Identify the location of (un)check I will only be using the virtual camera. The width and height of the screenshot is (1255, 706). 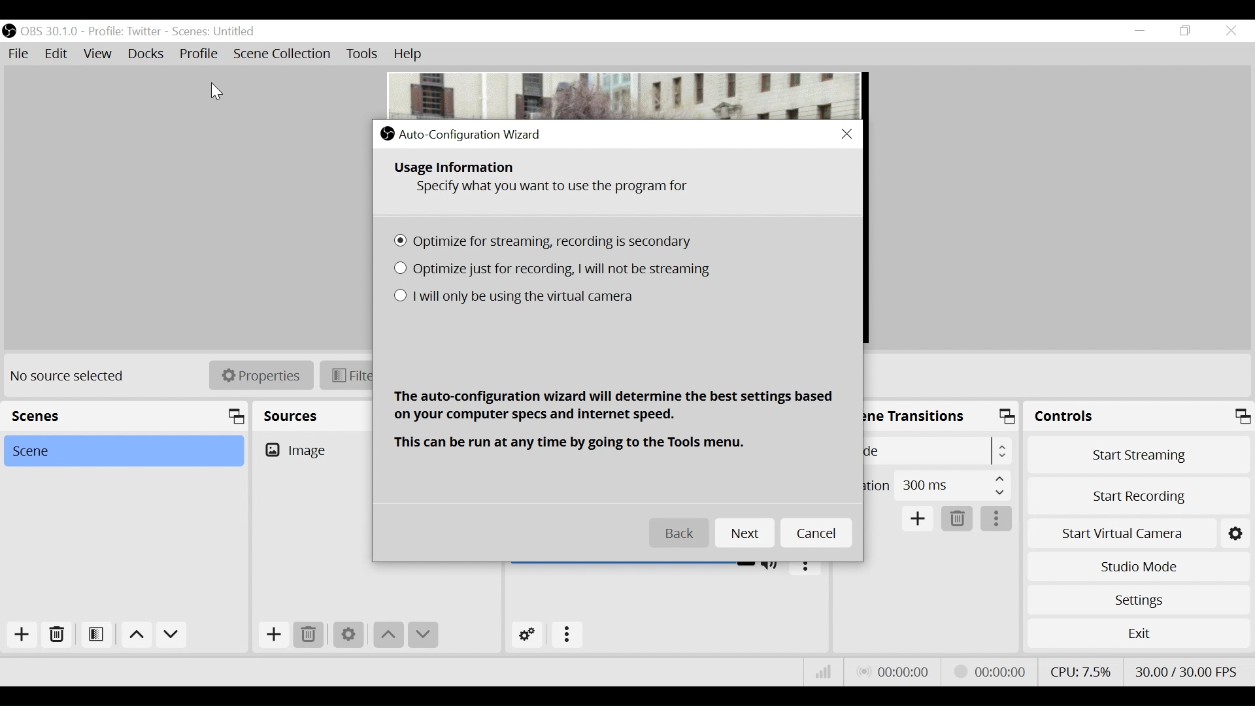
(516, 299).